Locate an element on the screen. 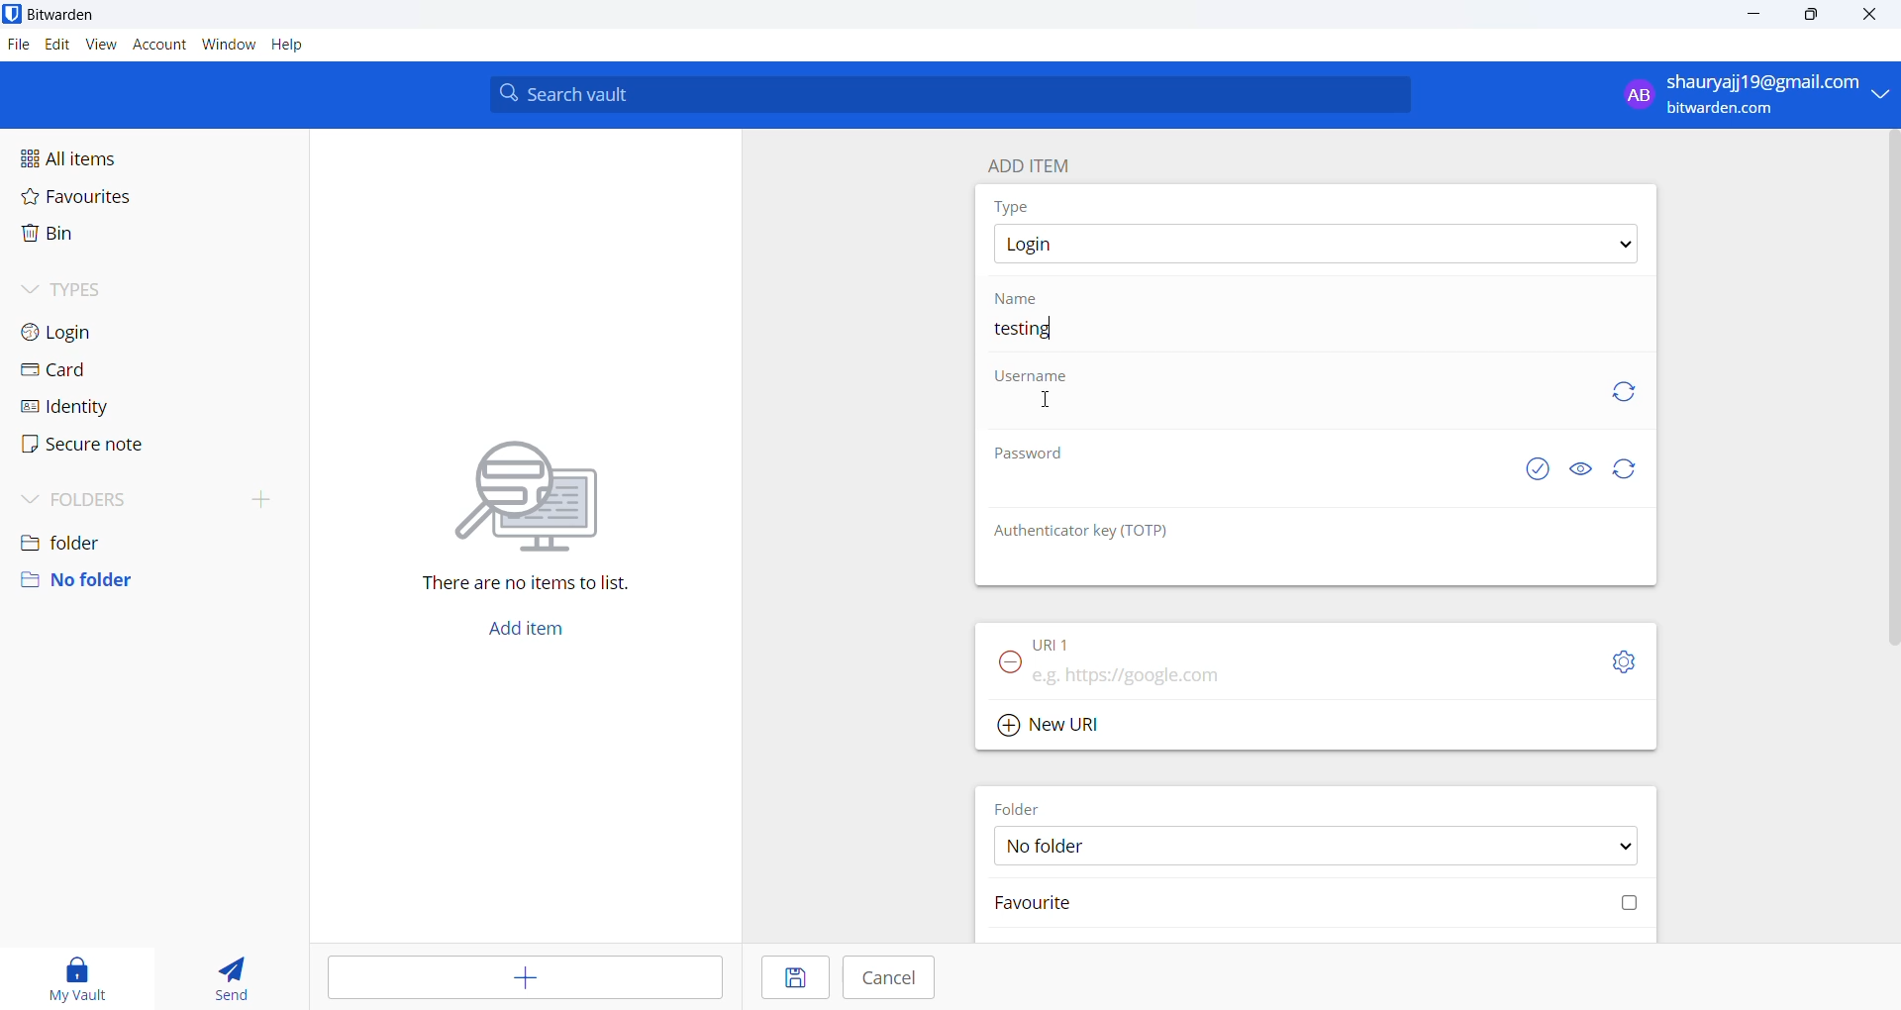 The height and width of the screenshot is (1010, 1901). OTP heading: Authenticator key (TOTP) is located at coordinates (1088, 531).